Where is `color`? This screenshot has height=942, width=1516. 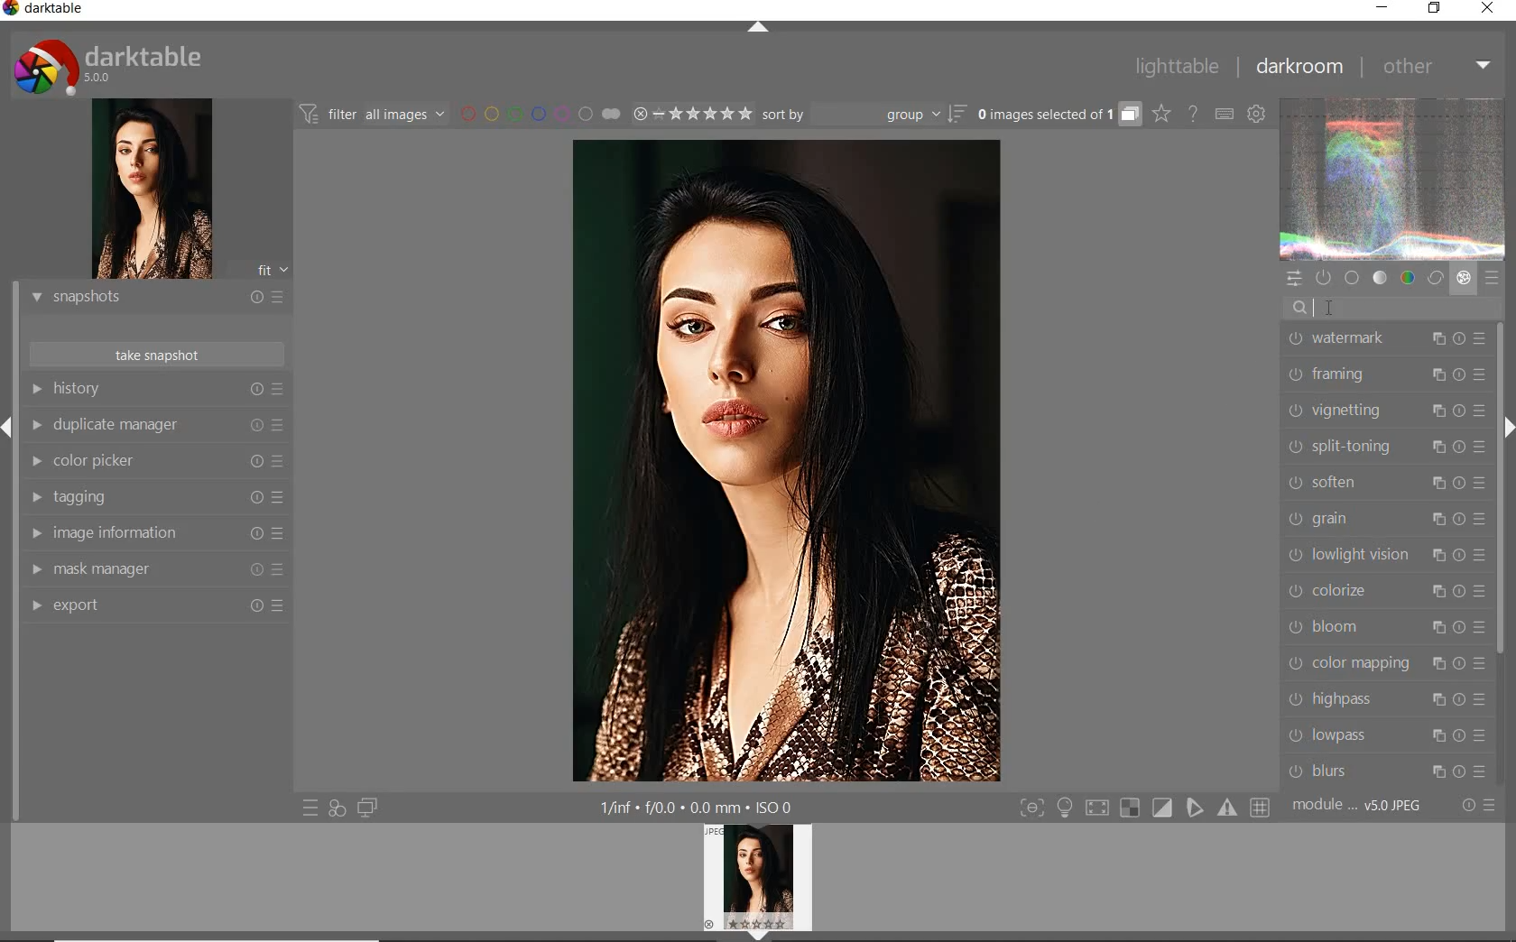 color is located at coordinates (1406, 279).